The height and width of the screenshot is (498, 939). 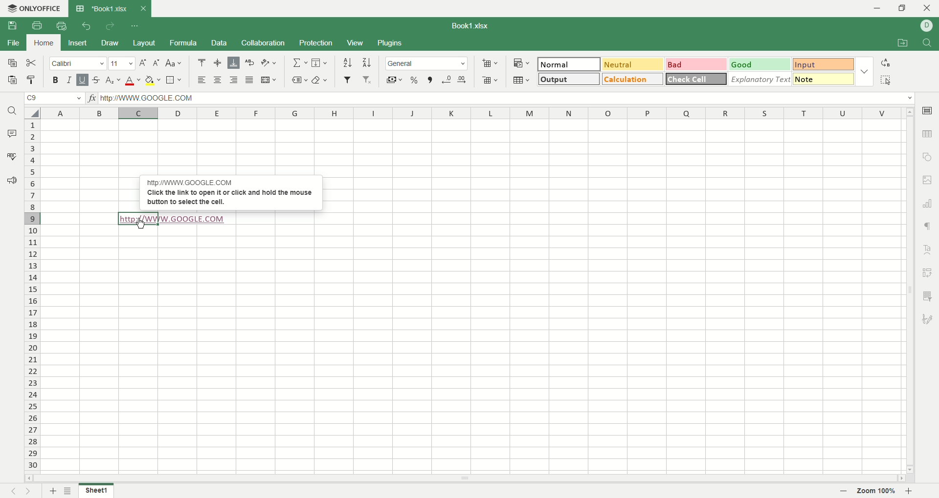 What do you see at coordinates (12, 63) in the screenshot?
I see `copy` at bounding box center [12, 63].